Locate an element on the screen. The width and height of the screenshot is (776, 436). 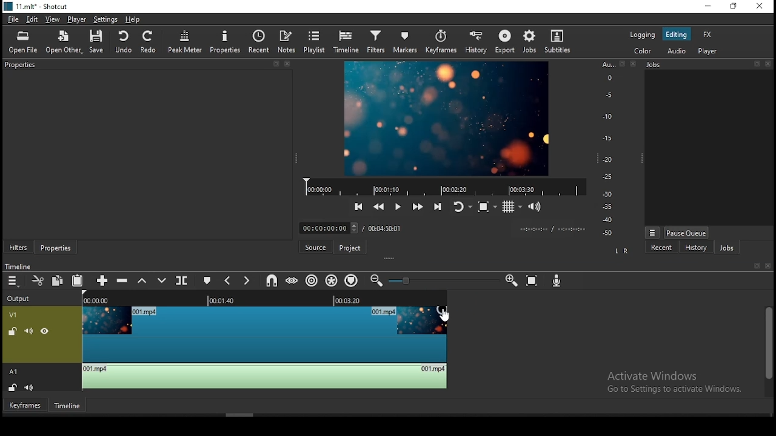
play quickly backwards is located at coordinates (378, 208).